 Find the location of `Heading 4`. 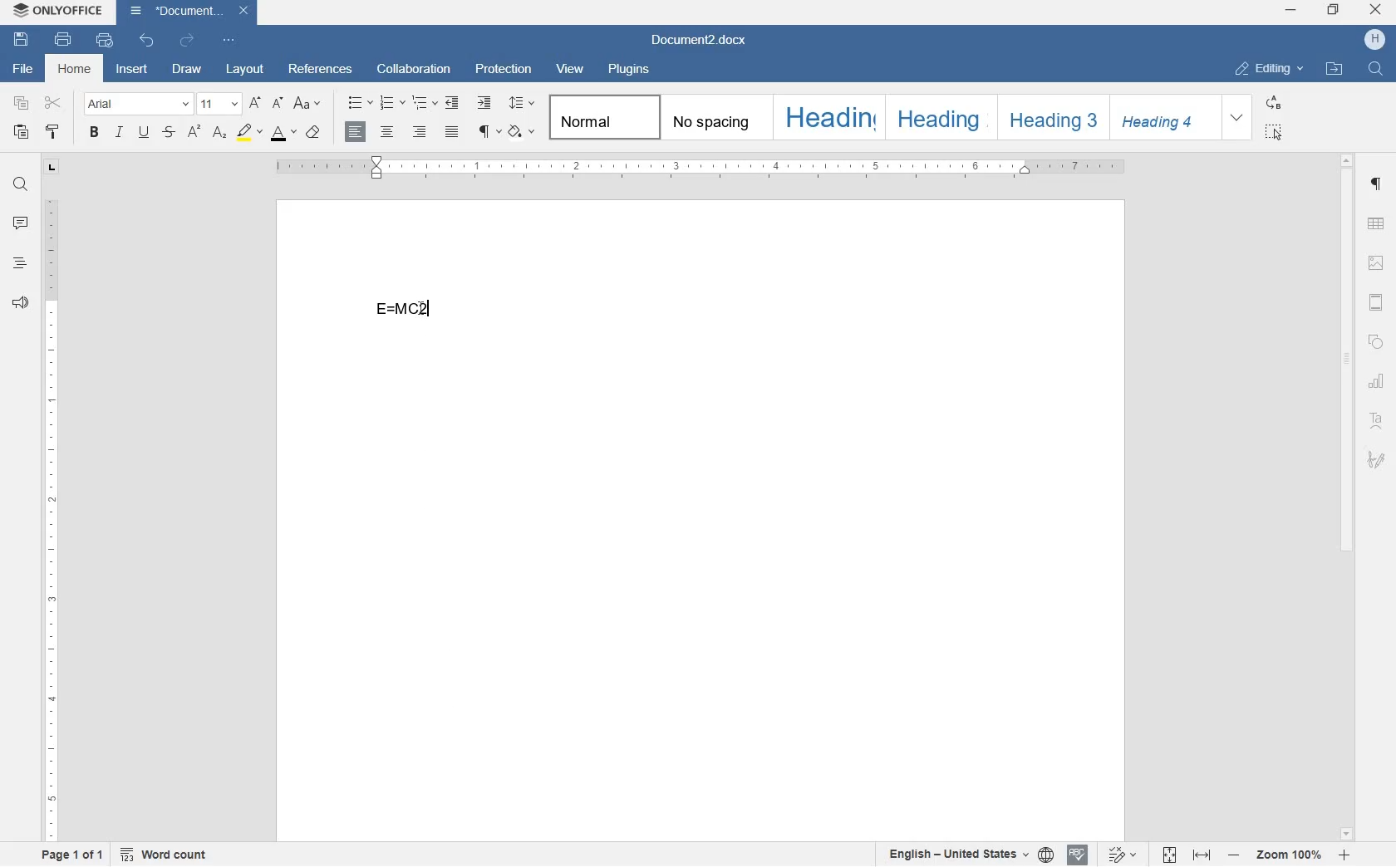

Heading 4 is located at coordinates (1158, 118).